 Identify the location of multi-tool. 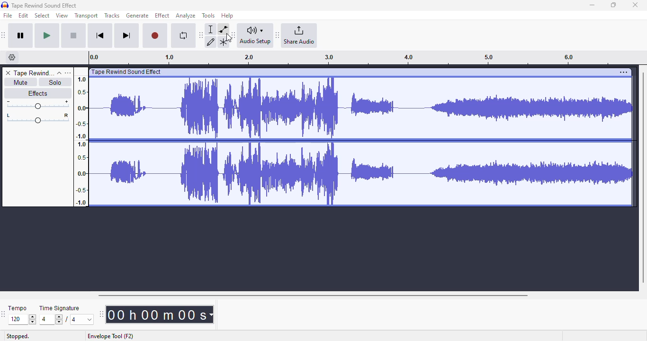
(223, 42).